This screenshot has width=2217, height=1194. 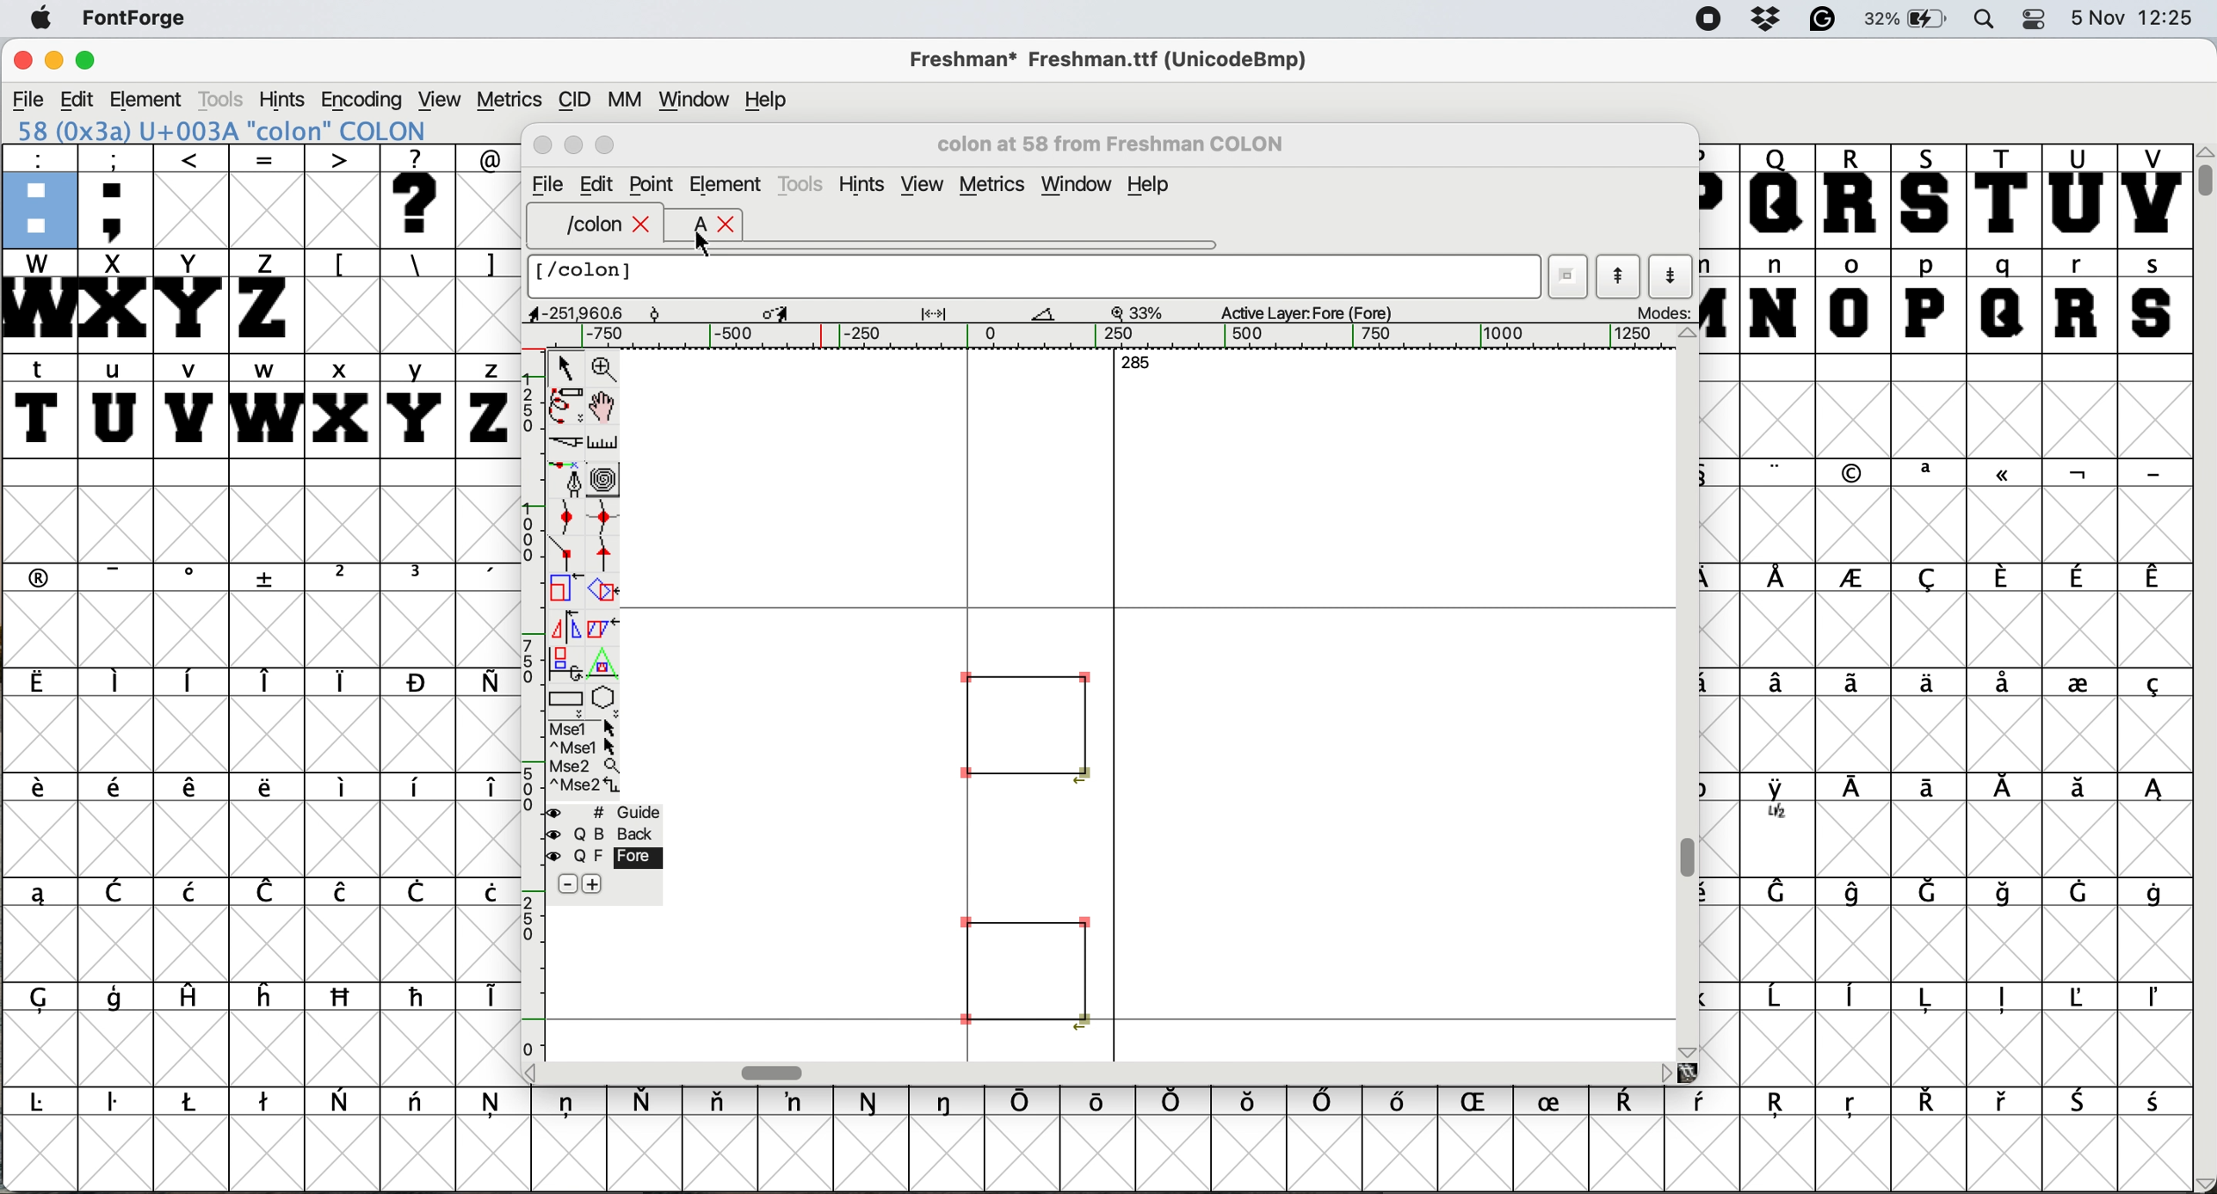 I want to click on symbol, so click(x=484, y=578).